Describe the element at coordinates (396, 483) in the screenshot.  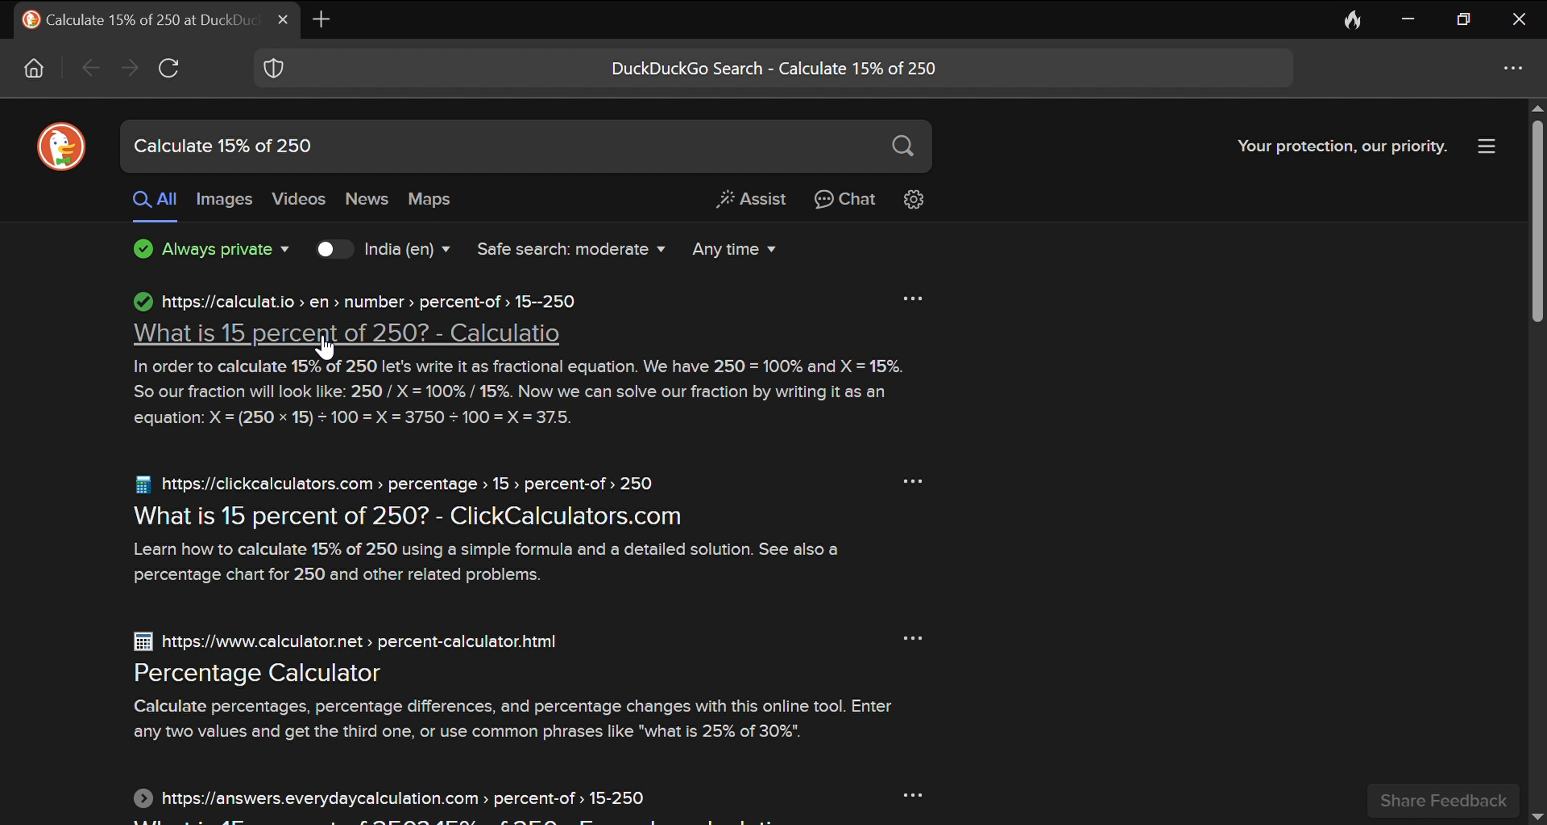
I see `web address of result 2 :https://clickcalculators.com > percentage > 15 > percent-of > 250` at that location.